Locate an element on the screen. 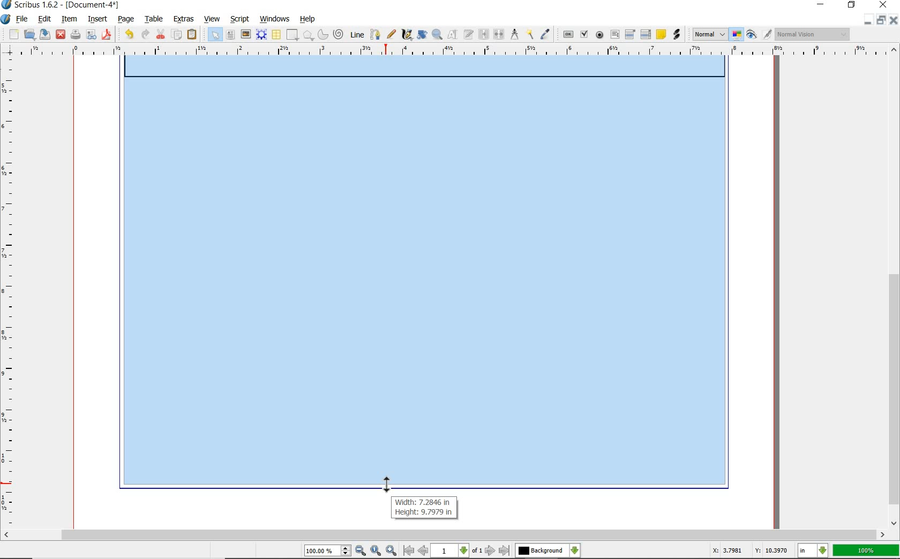 The width and height of the screenshot is (900, 559). preview mode is located at coordinates (759, 35).